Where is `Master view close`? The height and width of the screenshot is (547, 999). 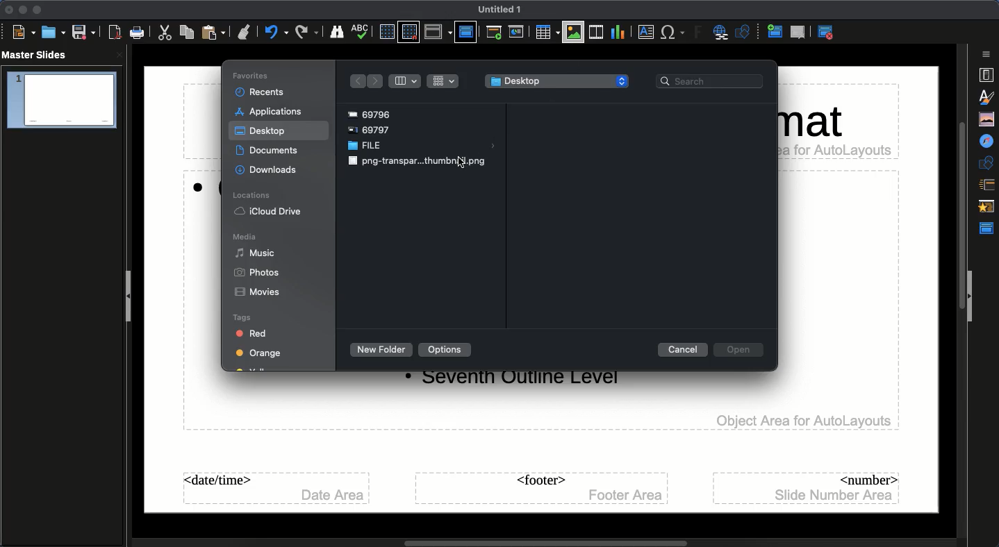 Master view close is located at coordinates (828, 32).